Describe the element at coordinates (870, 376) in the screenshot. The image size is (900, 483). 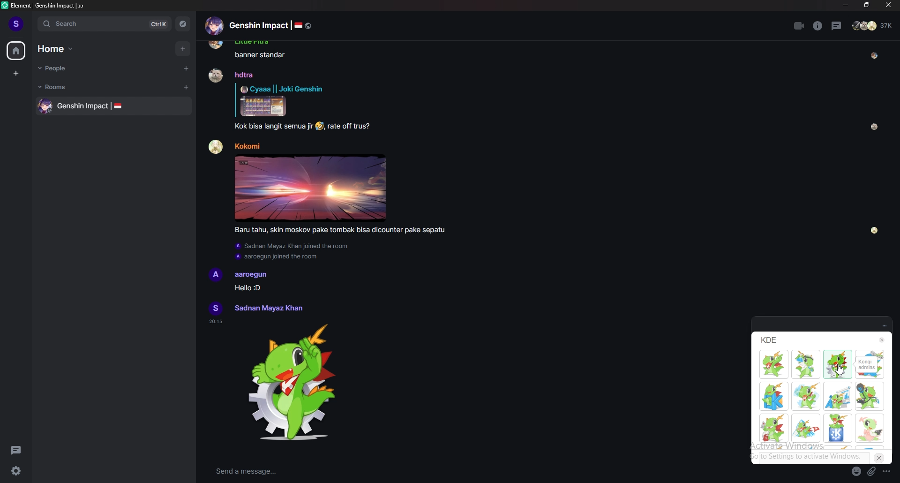
I see `Kongi fixes stuff` at that location.